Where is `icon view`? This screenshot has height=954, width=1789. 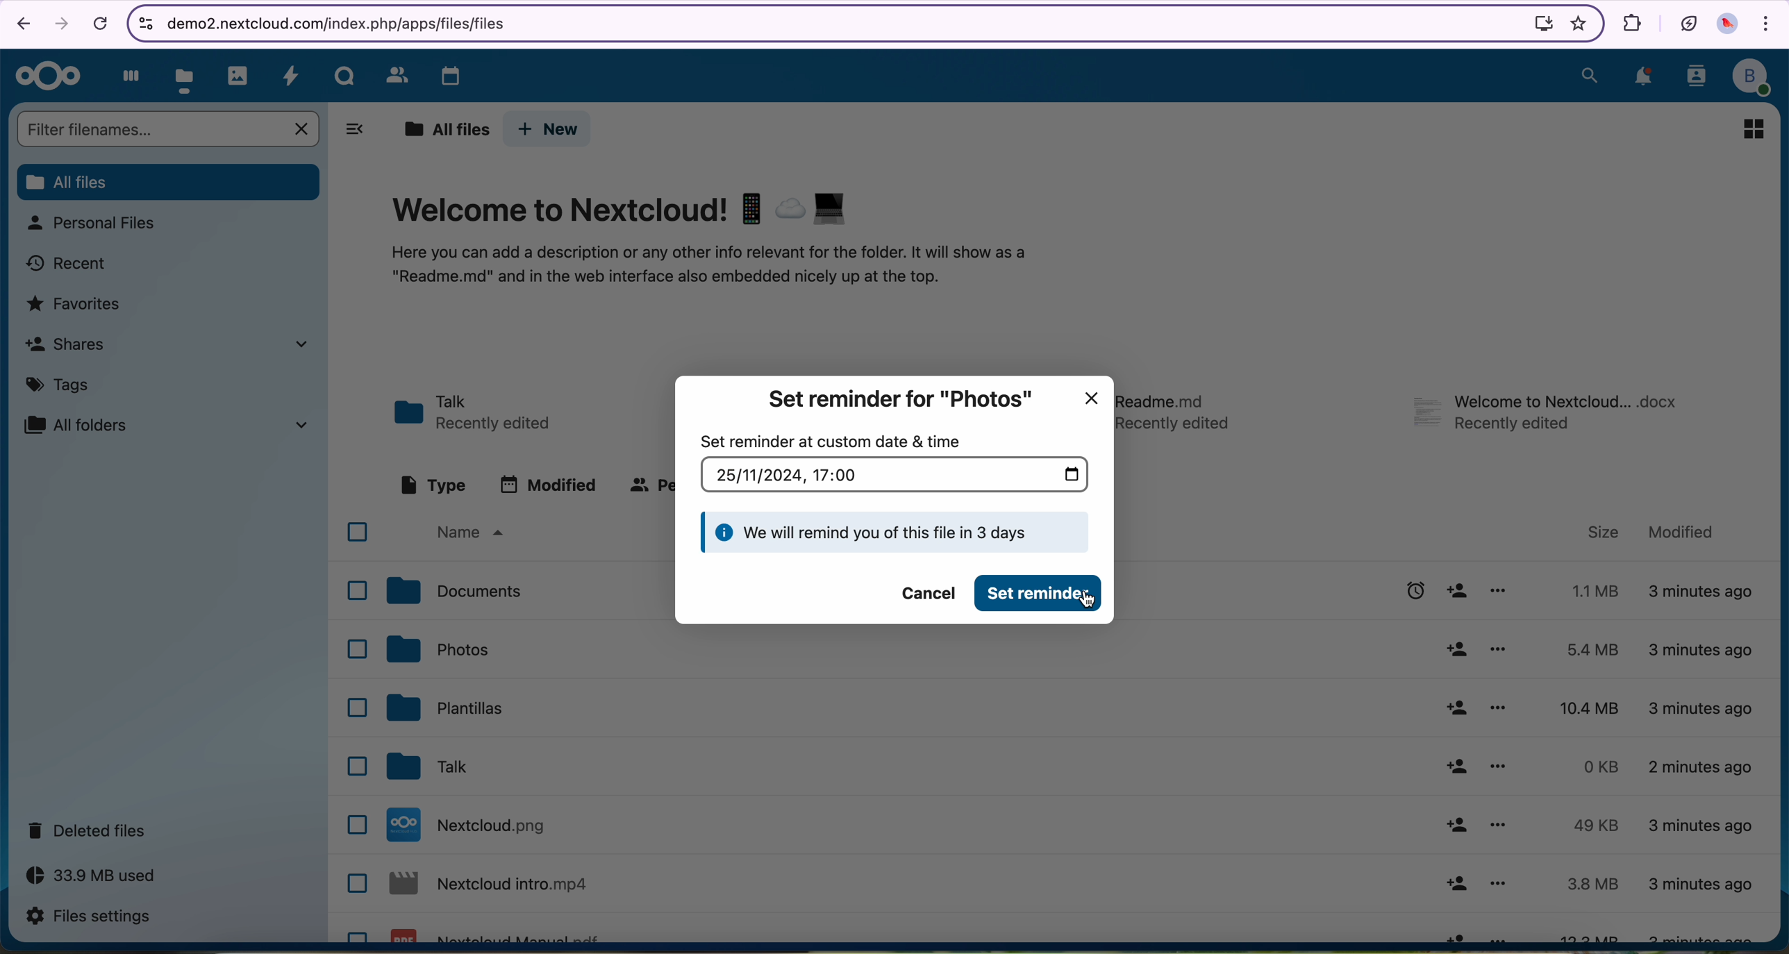 icon view is located at coordinates (1752, 128).